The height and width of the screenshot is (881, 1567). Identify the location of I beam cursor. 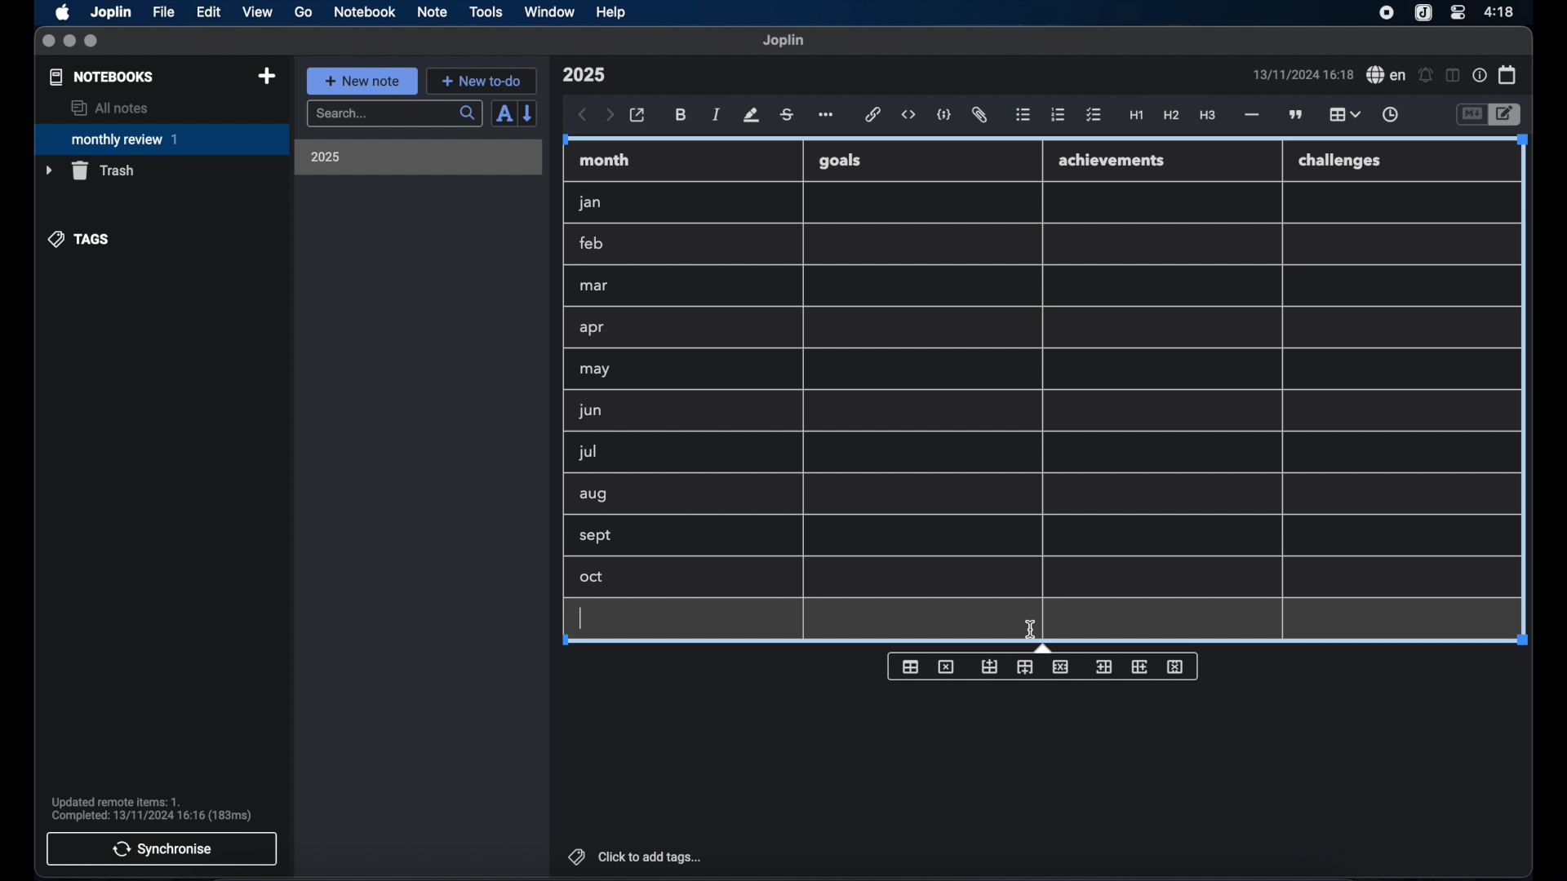
(1031, 630).